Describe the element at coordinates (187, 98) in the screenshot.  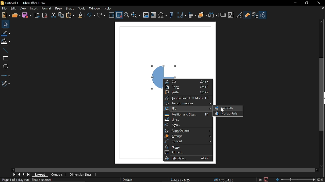
I see `Toggle Point Edit Mode  F8` at that location.